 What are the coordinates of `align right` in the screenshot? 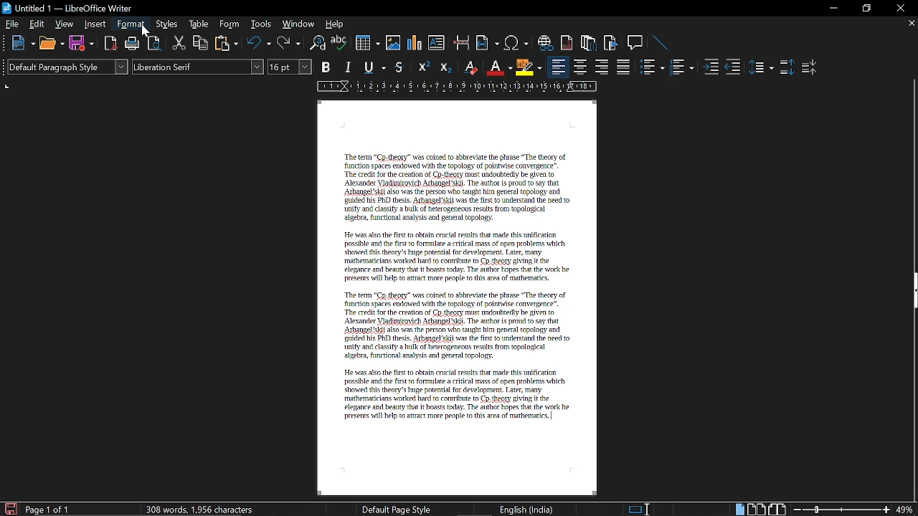 It's located at (602, 66).